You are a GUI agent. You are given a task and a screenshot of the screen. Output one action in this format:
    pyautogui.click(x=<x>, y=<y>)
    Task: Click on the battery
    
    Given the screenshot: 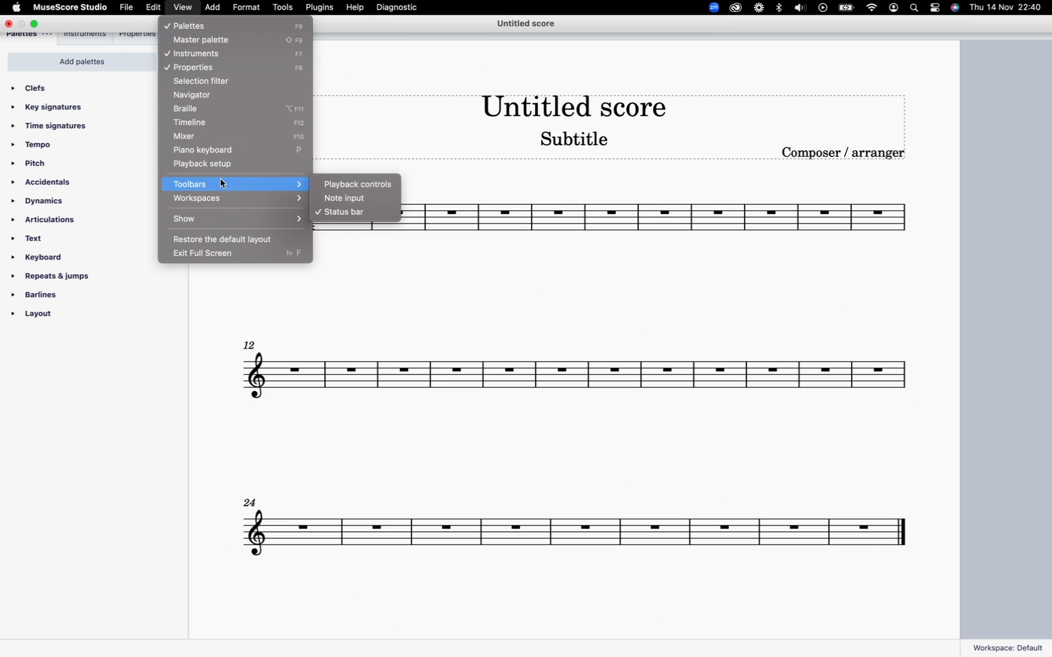 What is the action you would take?
    pyautogui.click(x=847, y=9)
    